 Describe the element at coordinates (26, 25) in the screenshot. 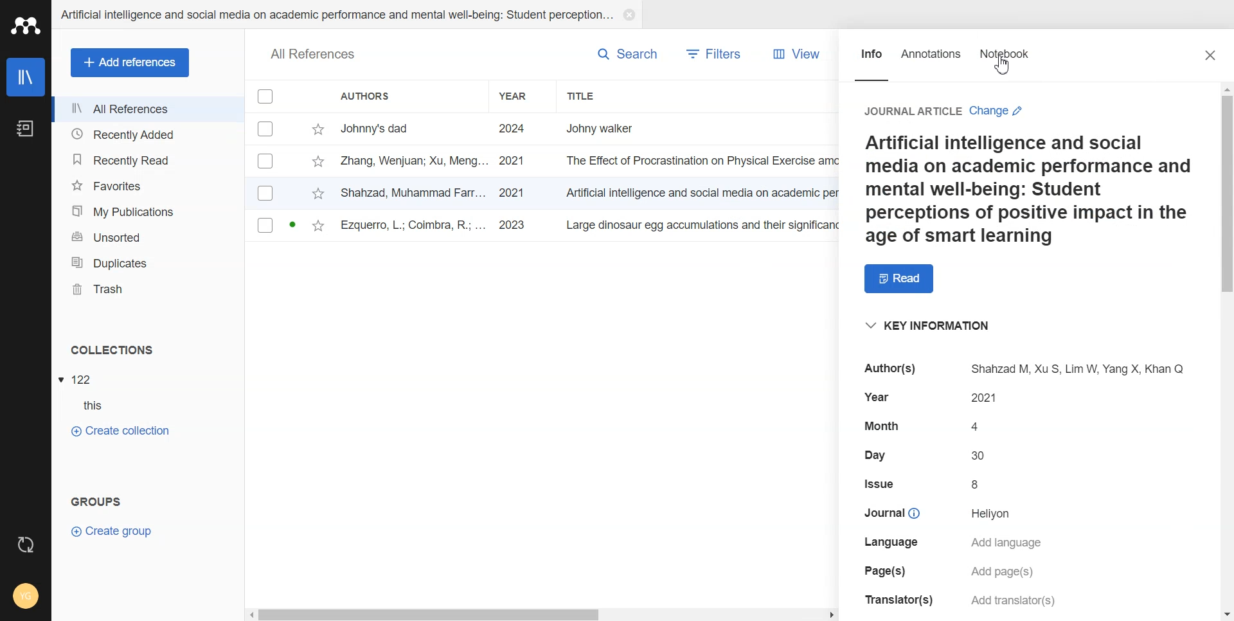

I see `Logo` at that location.